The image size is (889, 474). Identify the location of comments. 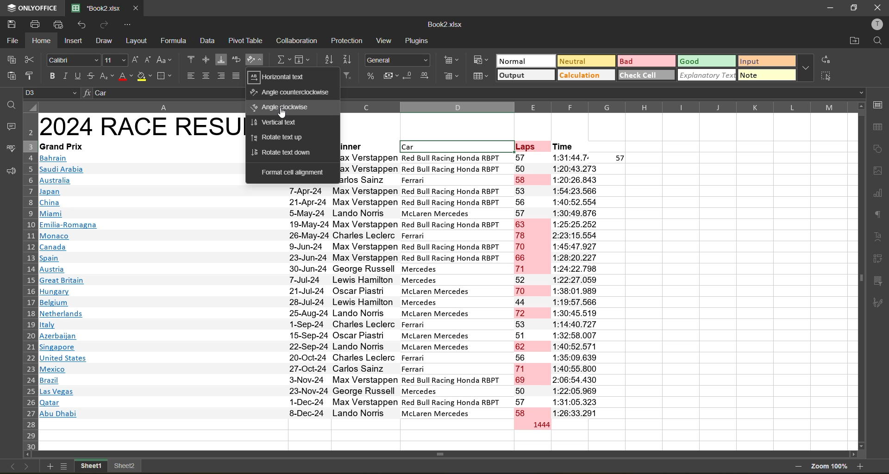
(9, 125).